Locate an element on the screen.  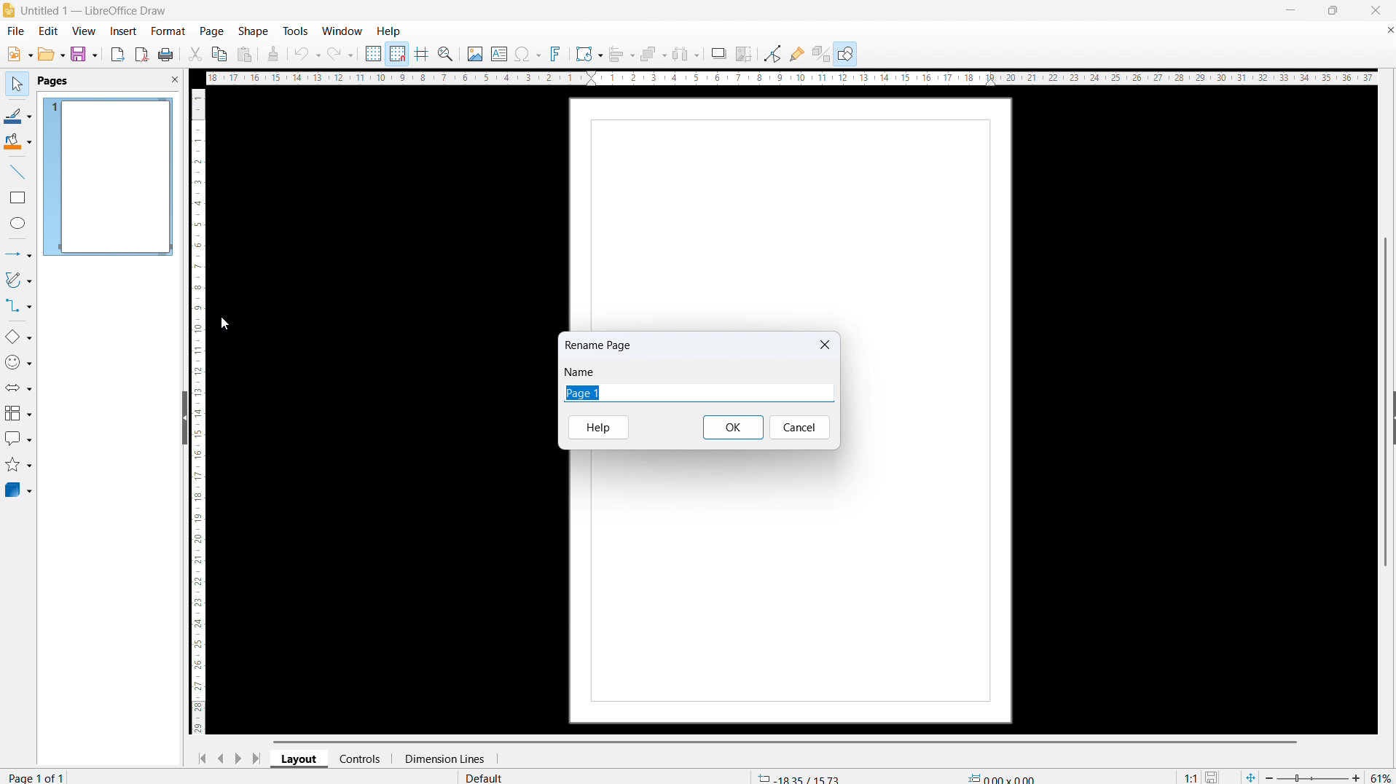
Close  is located at coordinates (825, 345).